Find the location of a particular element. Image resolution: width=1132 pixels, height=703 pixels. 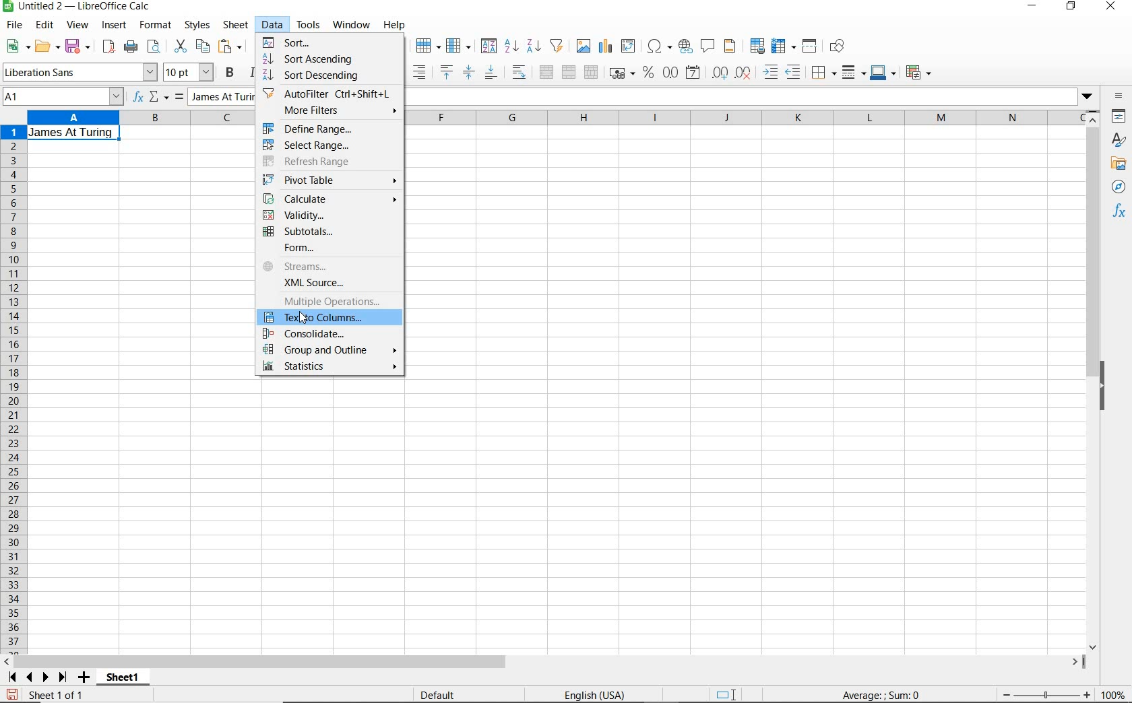

insert is located at coordinates (115, 27).